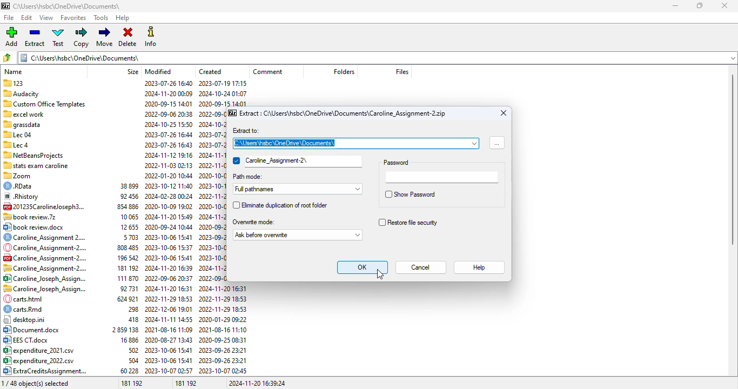 This screenshot has width=738, height=389. Describe the element at coordinates (115, 186) in the screenshot. I see `() RData 38899 2023-10-12 11:40 2023-10-12 11:40` at that location.